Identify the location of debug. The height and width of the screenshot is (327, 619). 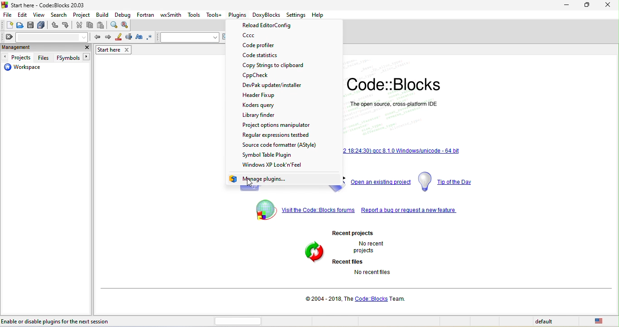
(124, 14).